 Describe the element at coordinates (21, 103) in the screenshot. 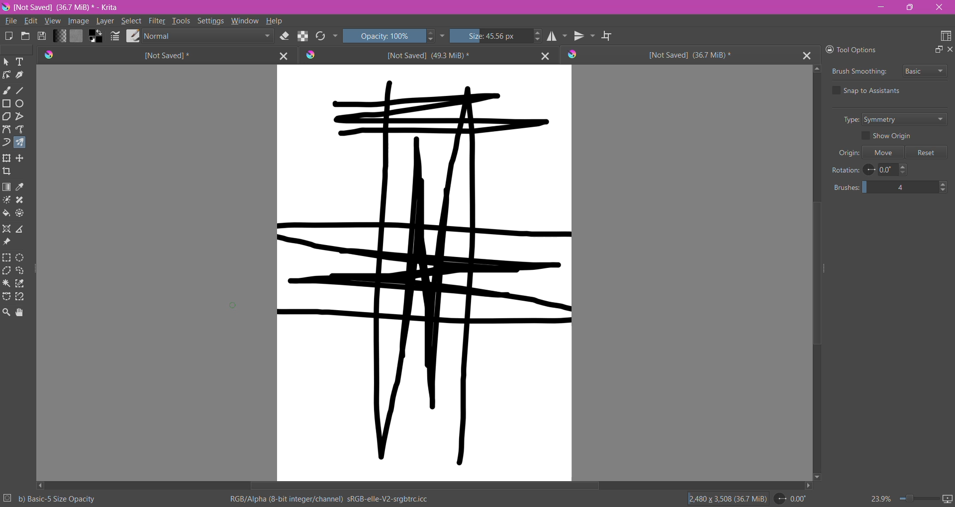

I see `Ellipse Tool` at that location.